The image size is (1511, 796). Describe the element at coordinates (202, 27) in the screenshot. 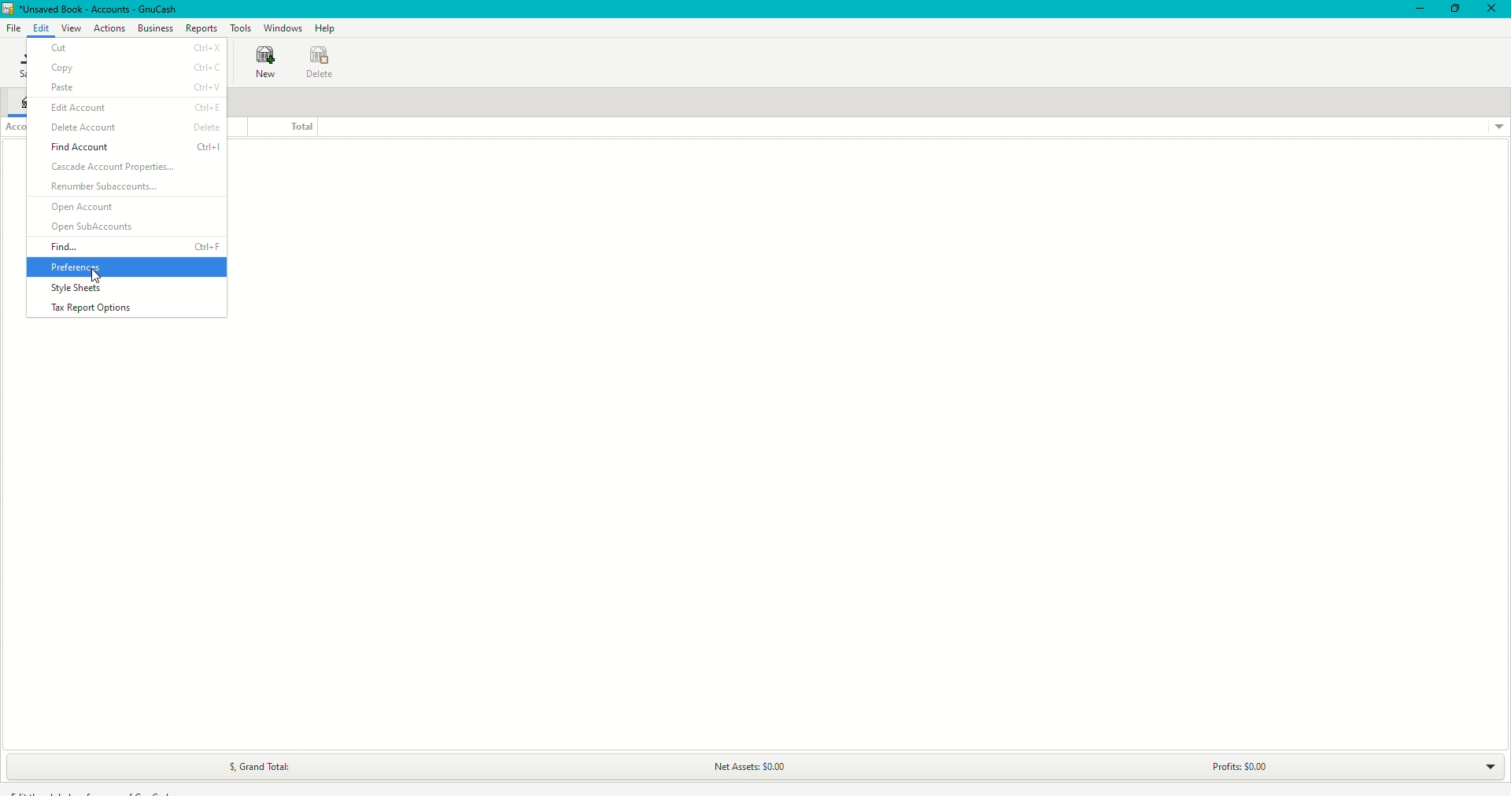

I see `Reports` at that location.